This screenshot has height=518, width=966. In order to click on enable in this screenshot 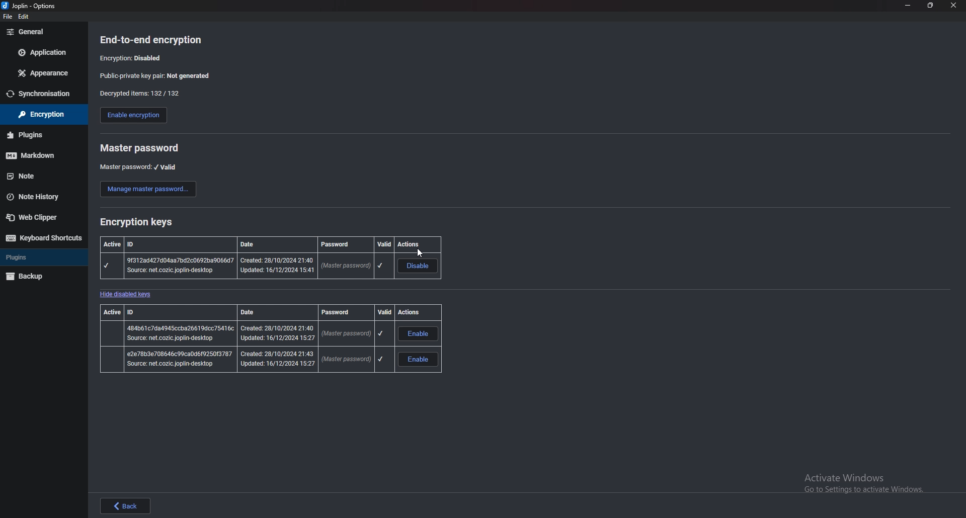, I will do `click(417, 360)`.